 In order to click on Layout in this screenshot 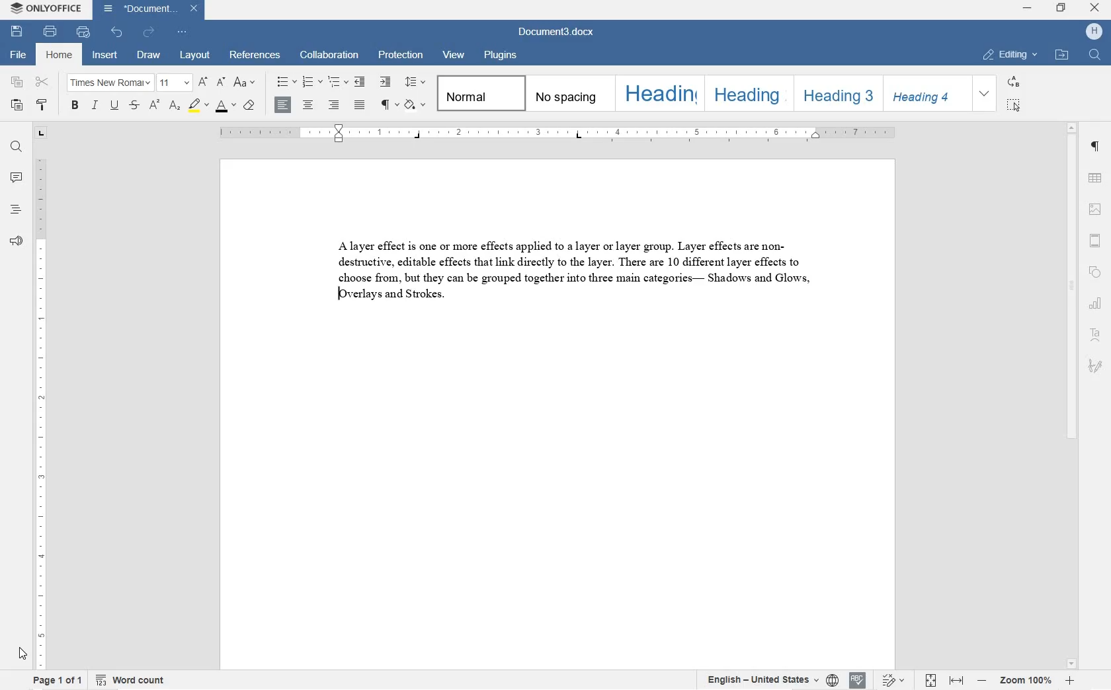, I will do `click(194, 56)`.